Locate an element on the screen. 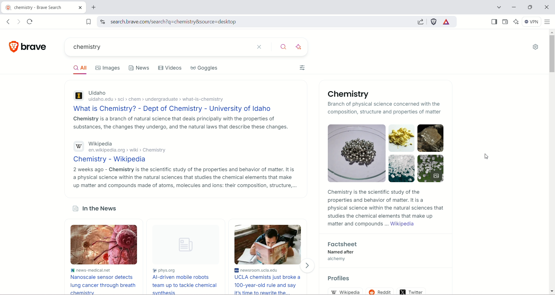 Image resolution: width=555 pixels, height=295 pixels. News logo is located at coordinates (74, 208).